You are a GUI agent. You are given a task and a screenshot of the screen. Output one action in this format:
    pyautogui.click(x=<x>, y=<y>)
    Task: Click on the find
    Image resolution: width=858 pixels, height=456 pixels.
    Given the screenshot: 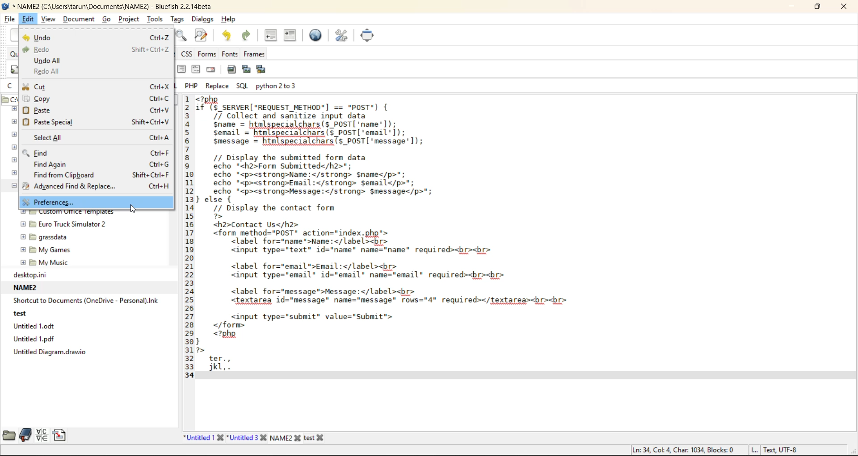 What is the action you would take?
    pyautogui.click(x=94, y=151)
    